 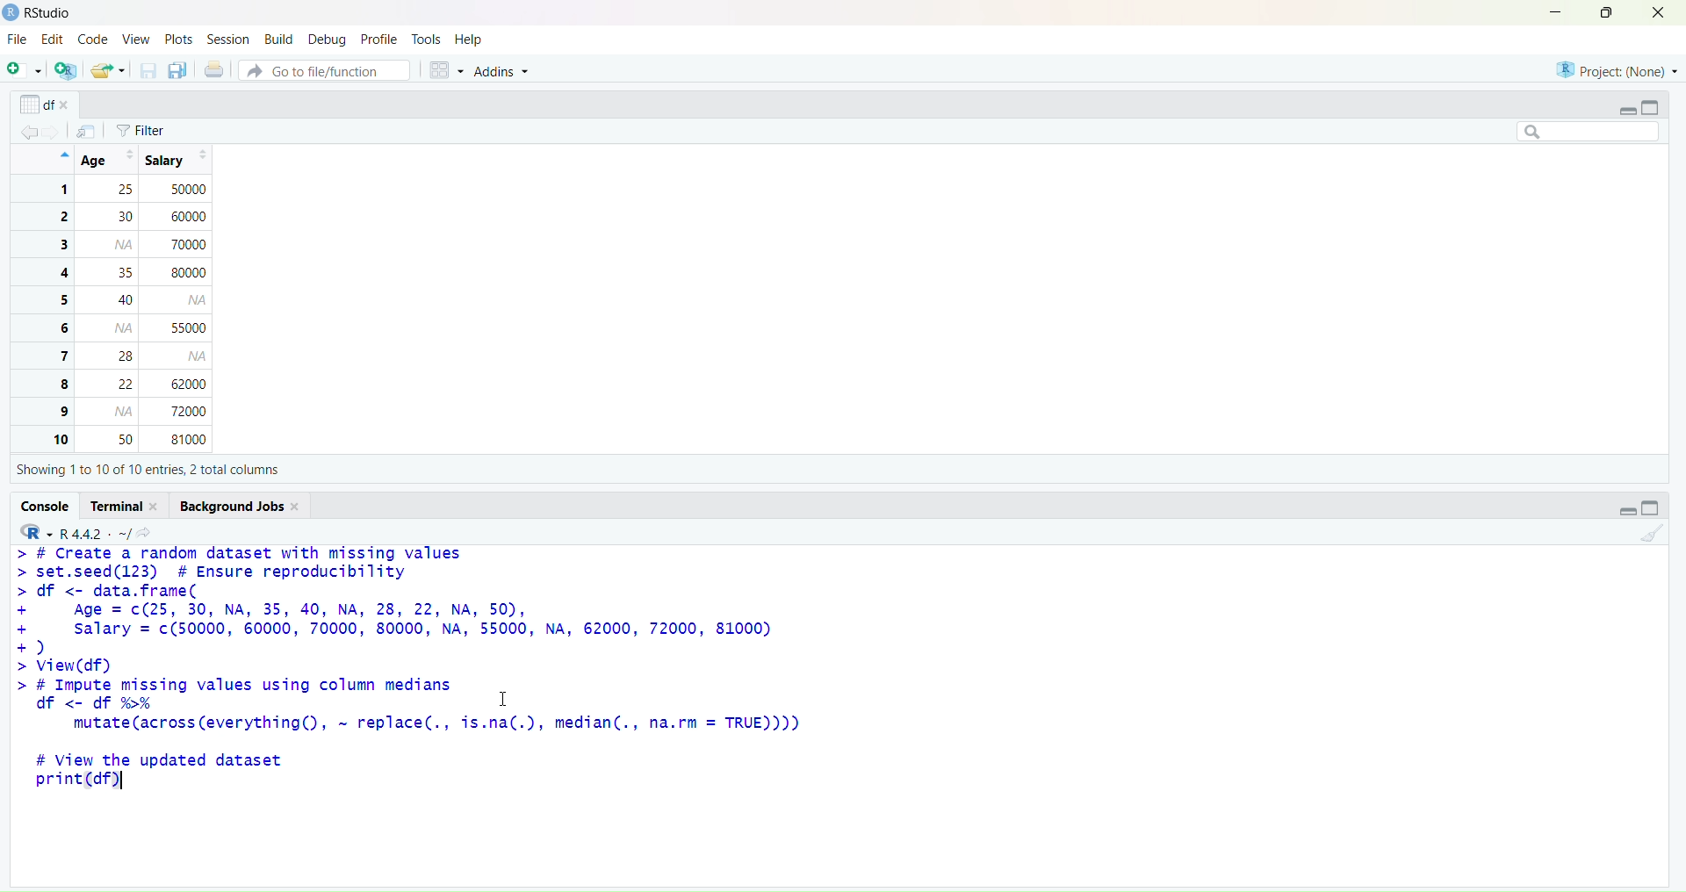 What do you see at coordinates (138, 299) in the screenshot?
I see `Age Salary
1 25 50000
2 30 60000
3 N 70000
4 35 80000
5 40 NA
6 NA 55000
7 28 NA
8 22 62000
9 N 72000
10 50 81000` at bounding box center [138, 299].